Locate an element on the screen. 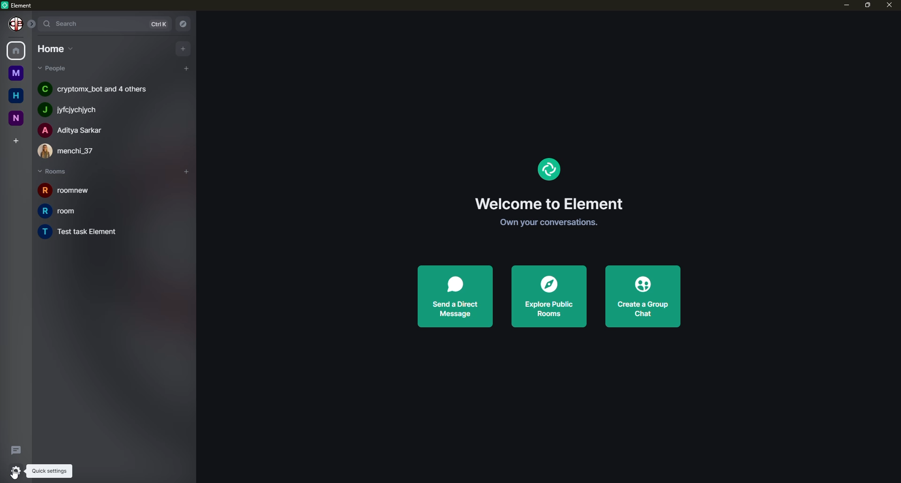 Image resolution: width=901 pixels, height=483 pixels. add is located at coordinates (187, 170).